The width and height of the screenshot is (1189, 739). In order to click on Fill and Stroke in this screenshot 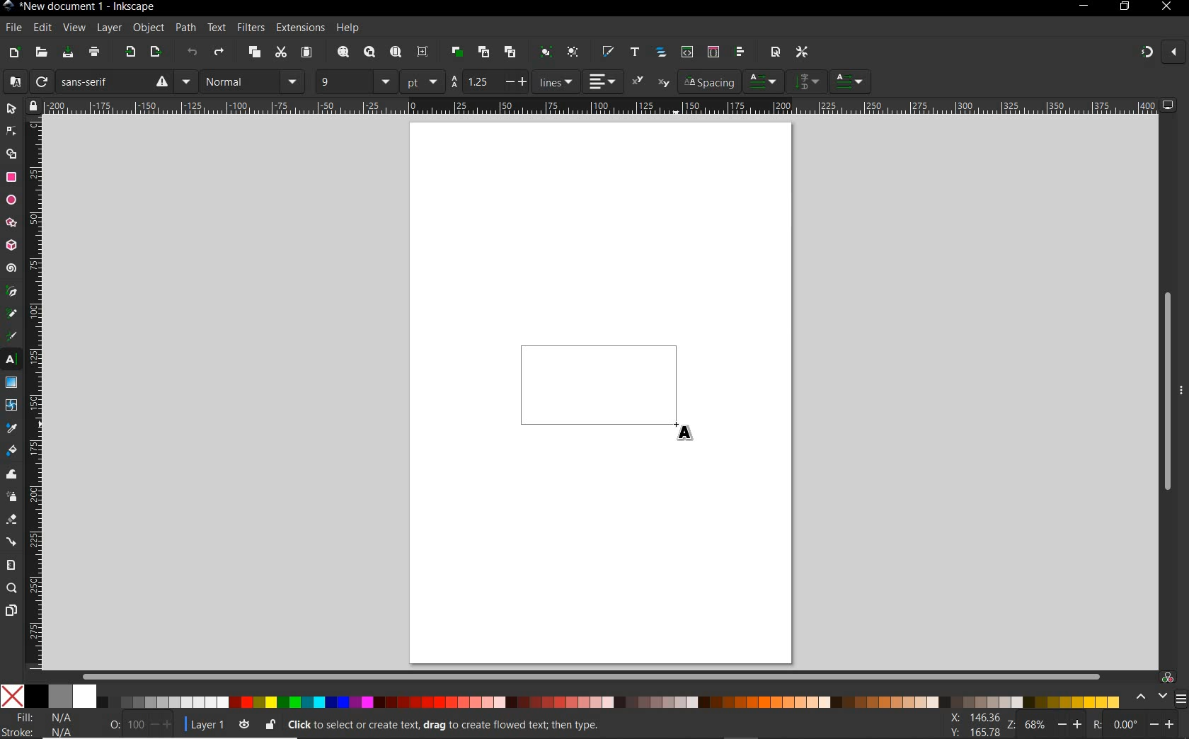, I will do `click(45, 724)`.